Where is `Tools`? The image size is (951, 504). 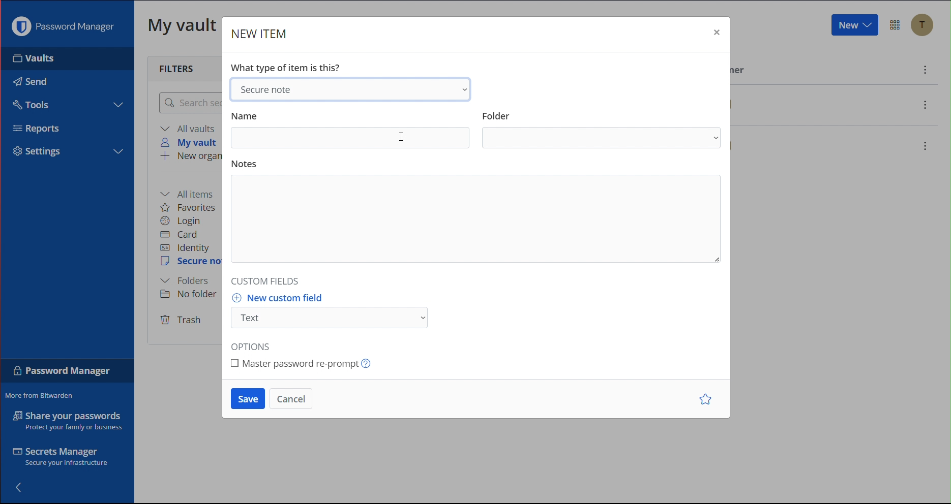
Tools is located at coordinates (35, 105).